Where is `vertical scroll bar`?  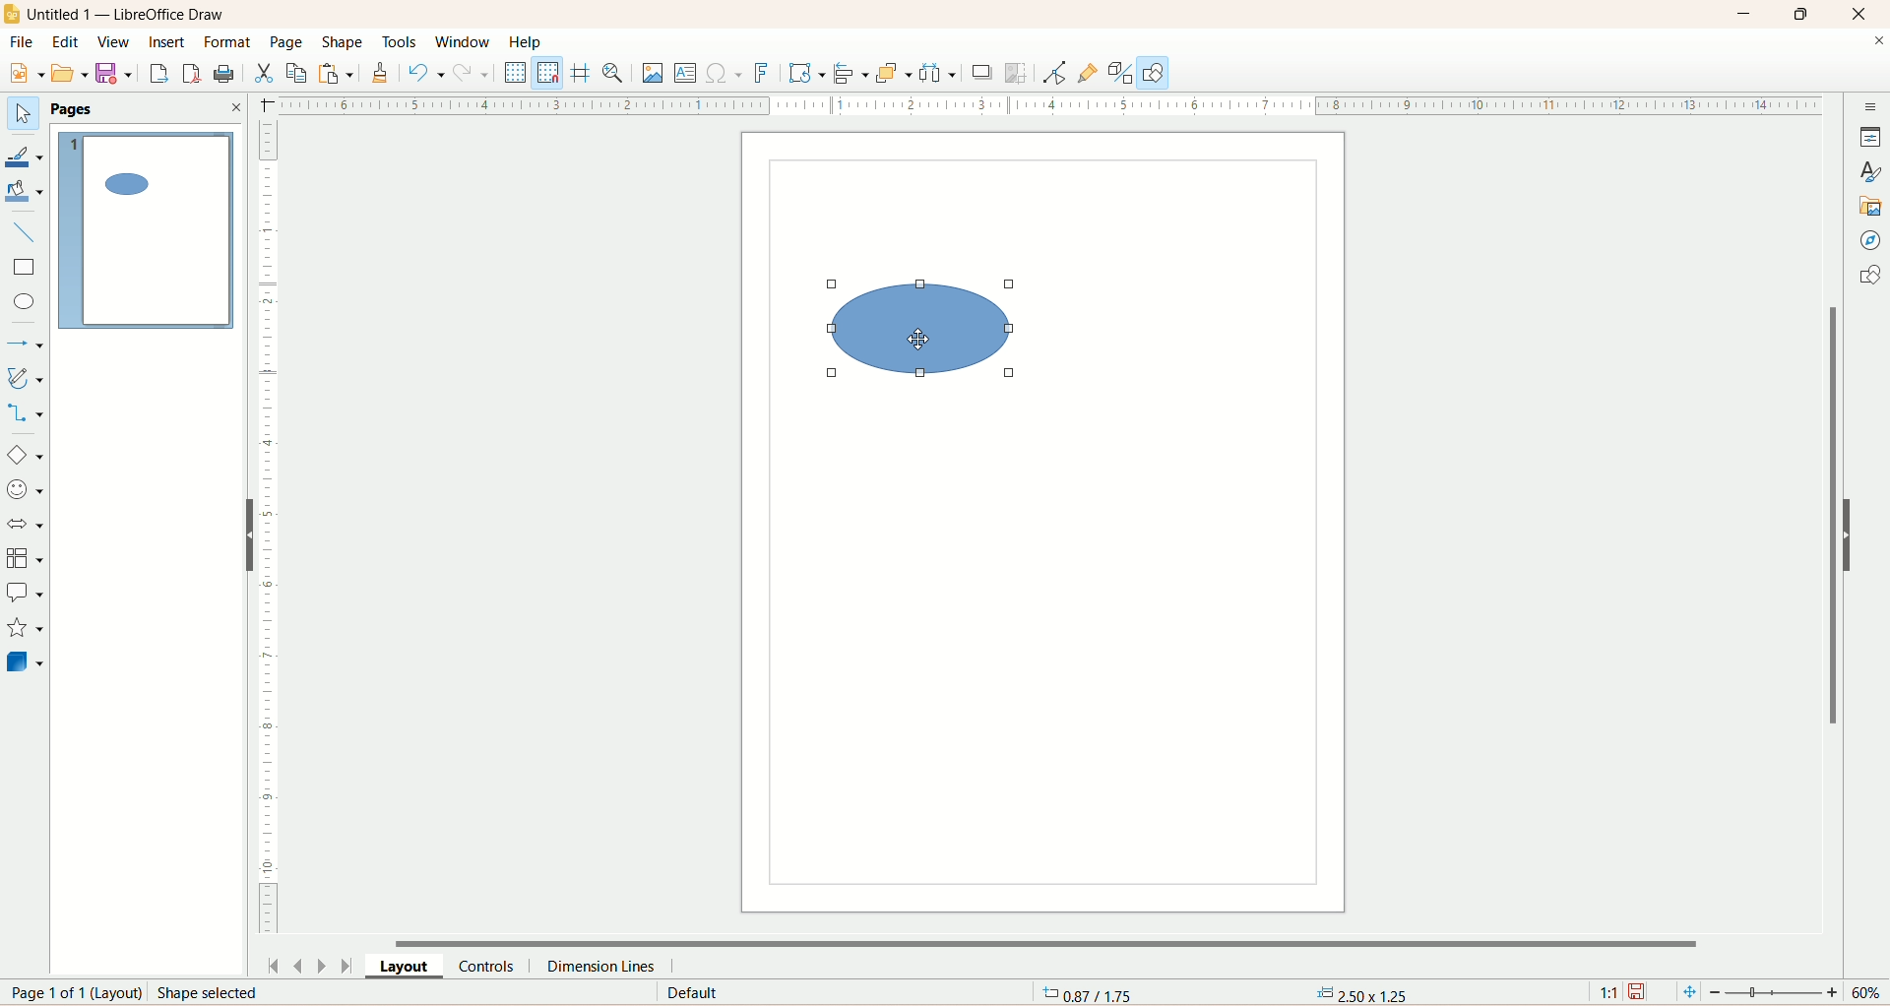 vertical scroll bar is located at coordinates (1827, 527).